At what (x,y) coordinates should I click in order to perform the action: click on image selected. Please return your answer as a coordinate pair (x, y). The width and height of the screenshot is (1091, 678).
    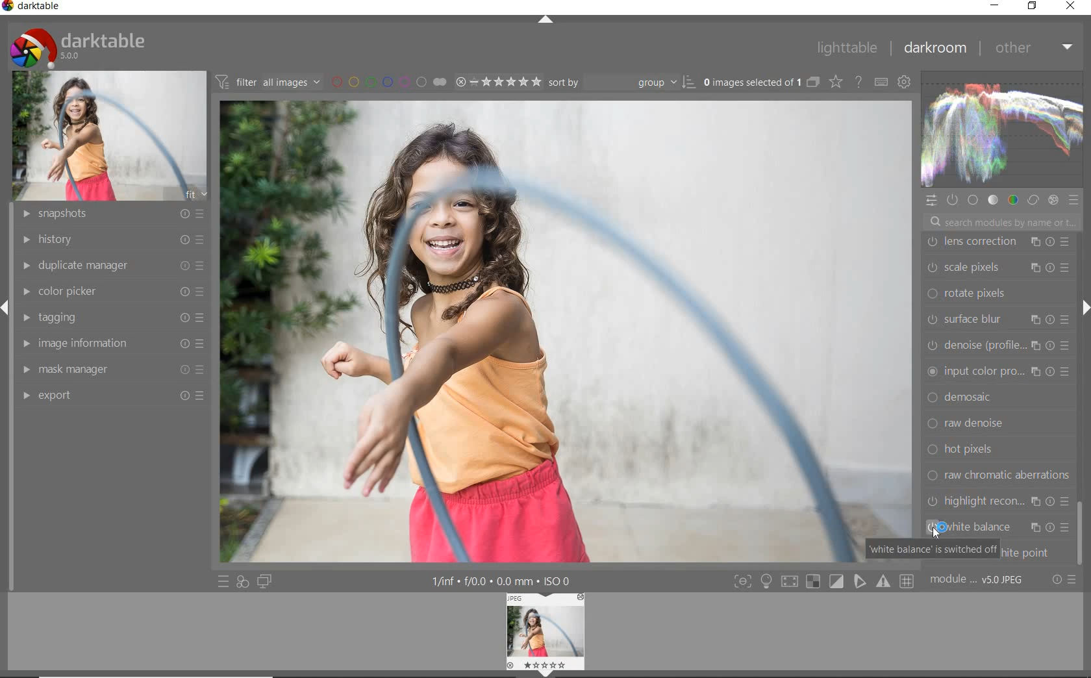
    Looking at the image, I should click on (567, 332).